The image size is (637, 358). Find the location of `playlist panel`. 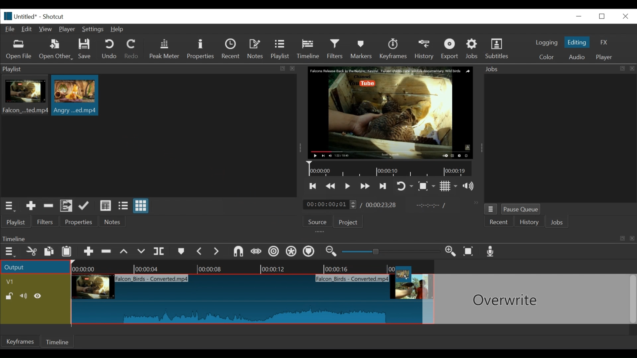

playlist panel is located at coordinates (146, 69).